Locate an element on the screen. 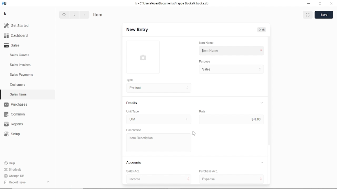 The width and height of the screenshot is (337, 189). Previous is located at coordinates (74, 15).